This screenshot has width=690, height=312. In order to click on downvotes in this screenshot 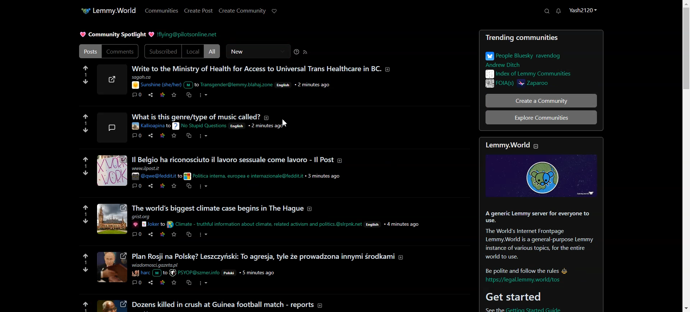, I will do `click(83, 272)`.